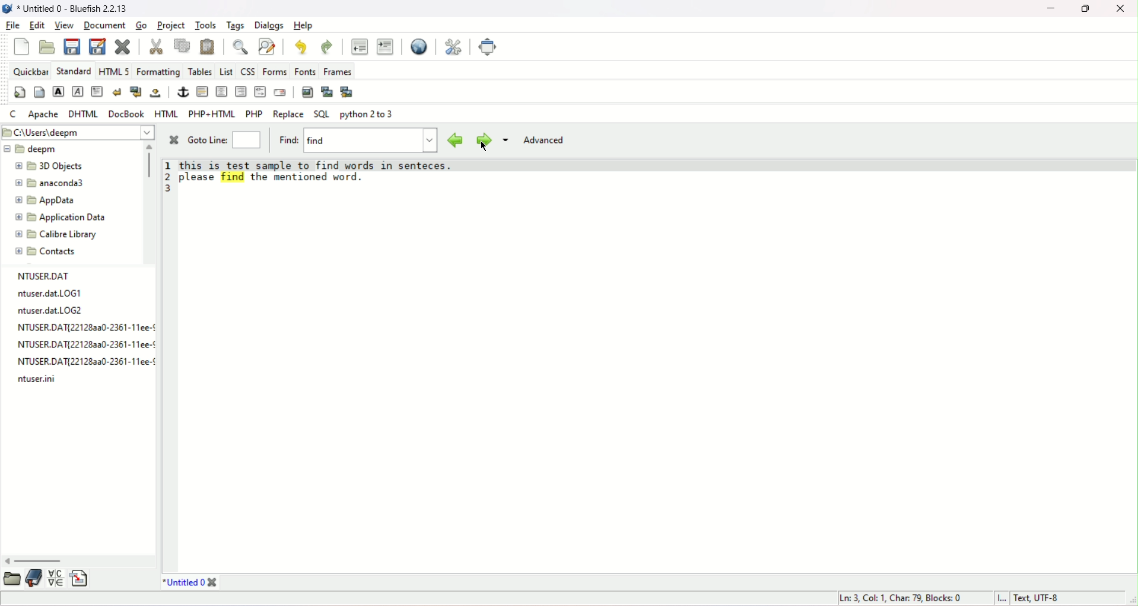 The height and width of the screenshot is (606, 1138). I want to click on cut, so click(155, 44).